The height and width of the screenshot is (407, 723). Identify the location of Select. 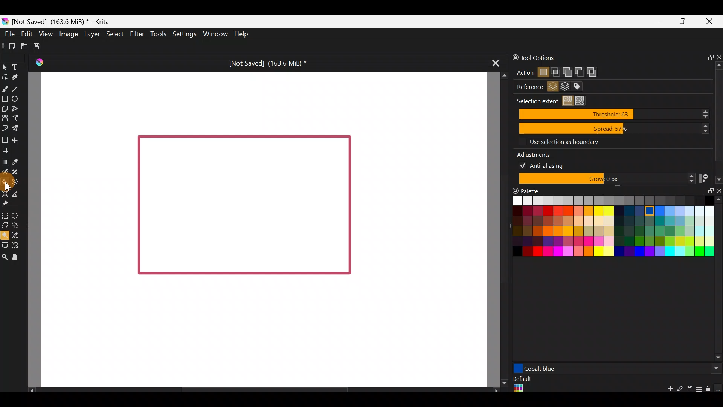
(114, 34).